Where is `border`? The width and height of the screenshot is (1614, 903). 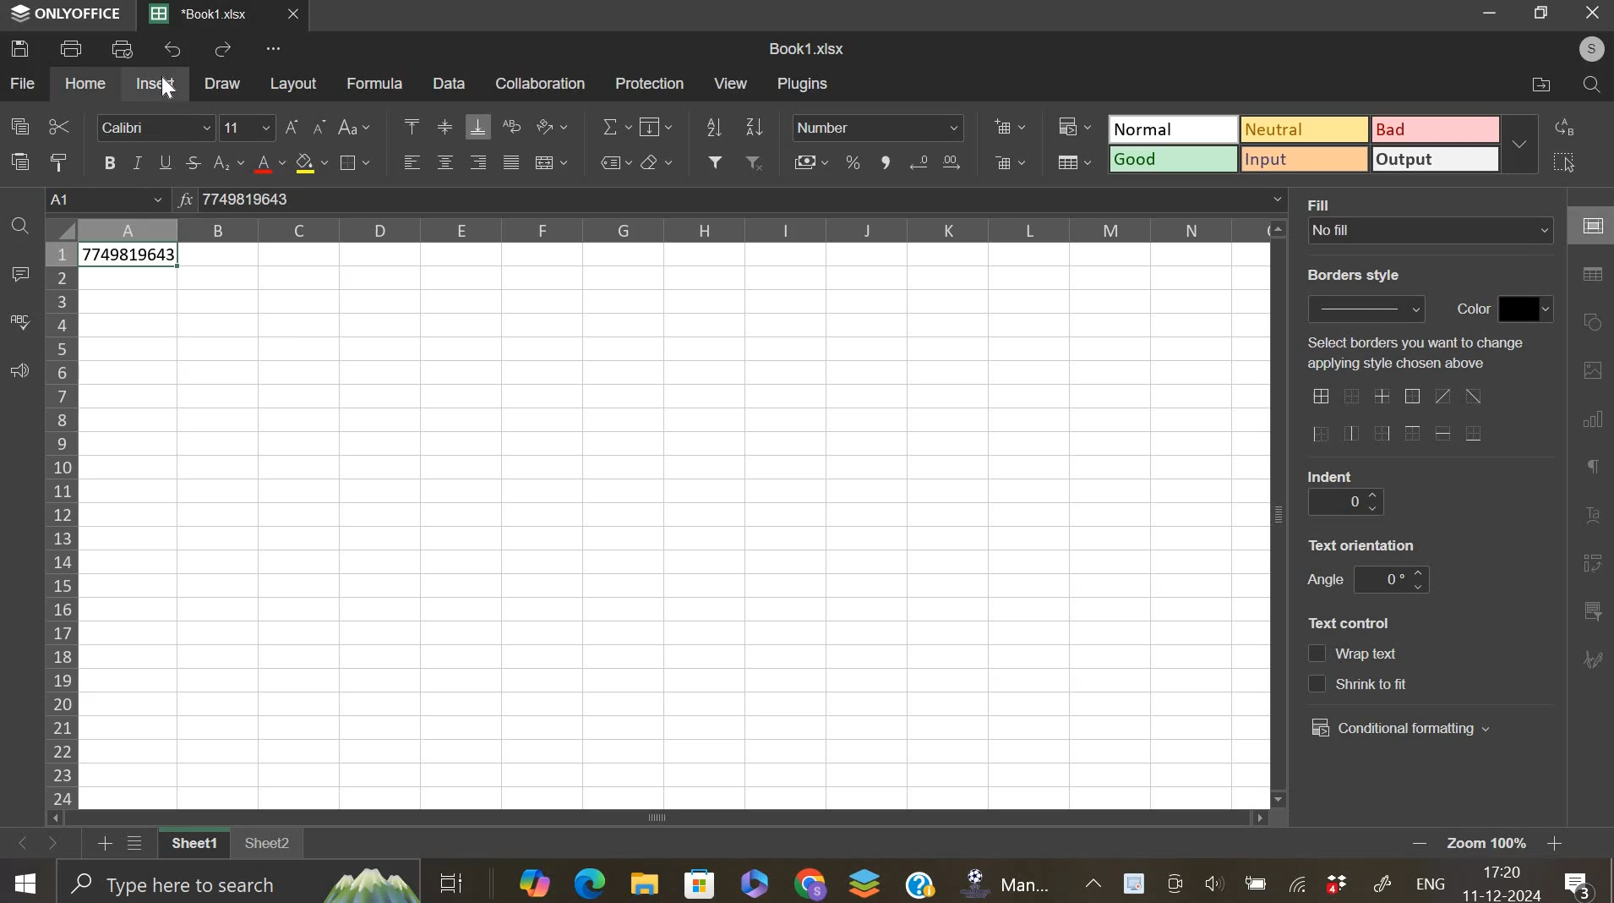
border is located at coordinates (1396, 417).